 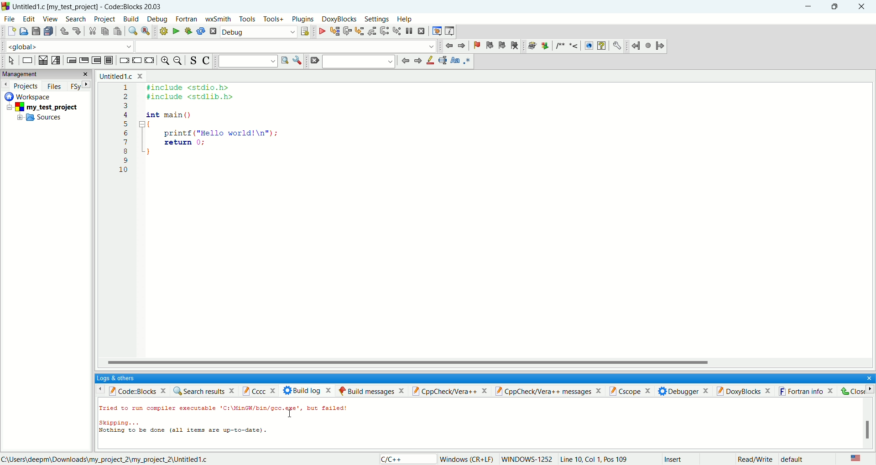 What do you see at coordinates (145, 31) in the screenshot?
I see `replace` at bounding box center [145, 31].